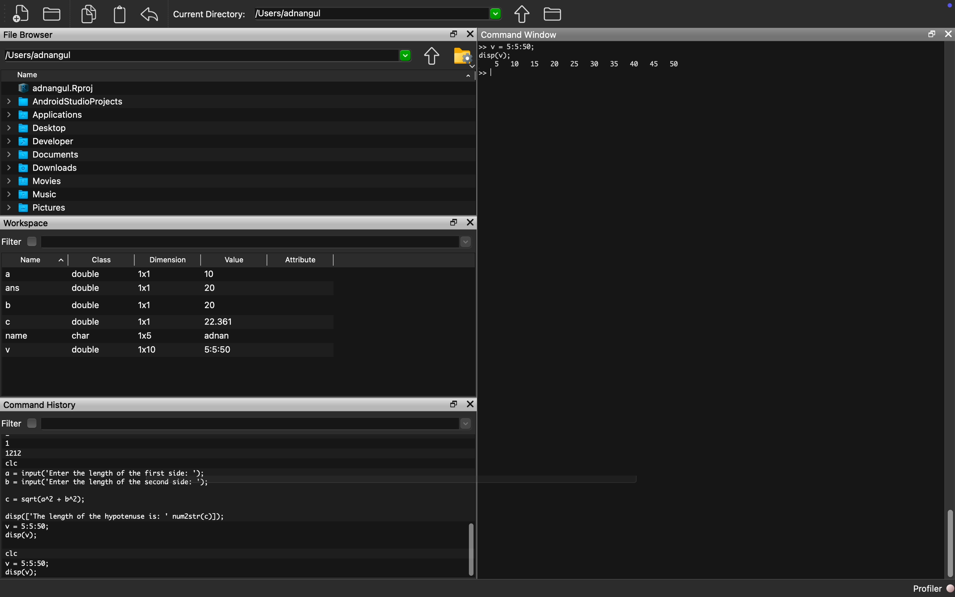  I want to click on 20, so click(211, 288).